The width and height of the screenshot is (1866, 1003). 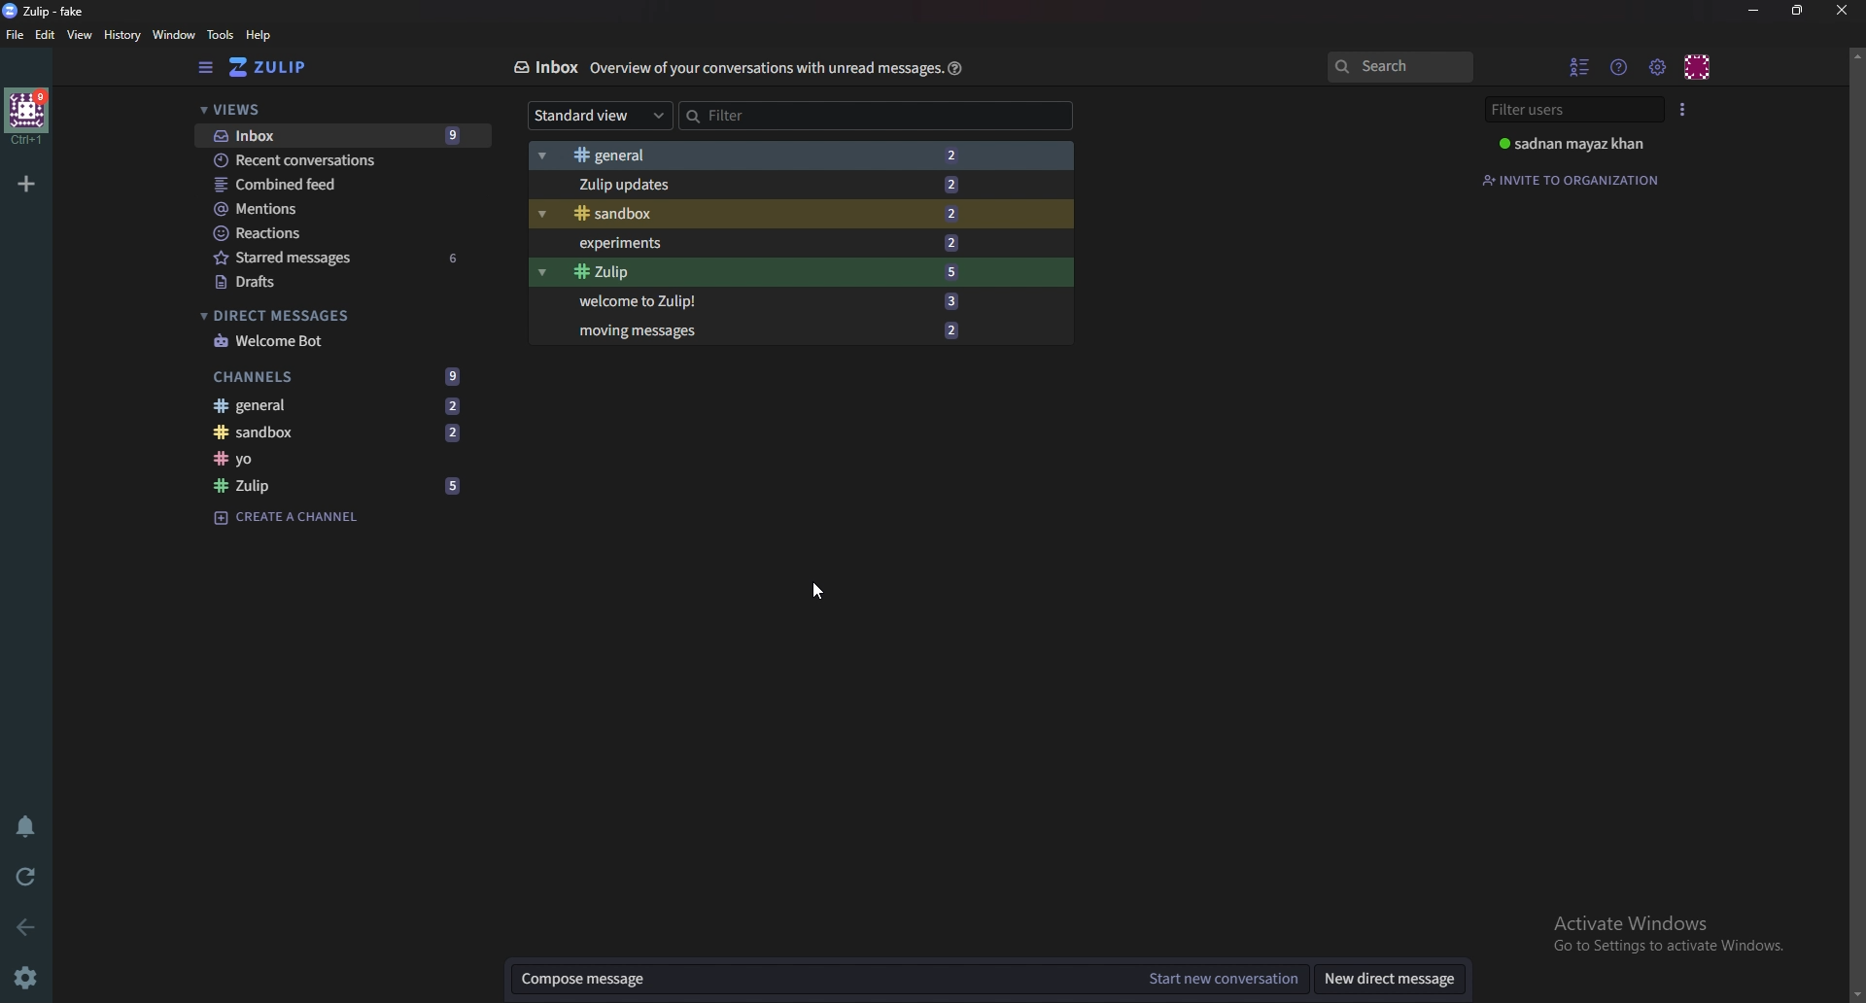 I want to click on add organization, so click(x=24, y=187).